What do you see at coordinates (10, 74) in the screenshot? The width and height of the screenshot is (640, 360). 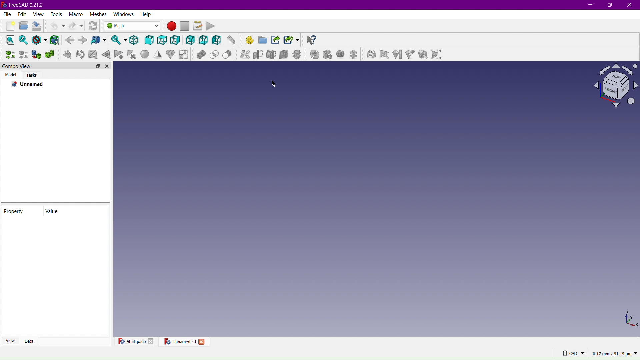 I see `Model` at bounding box center [10, 74].